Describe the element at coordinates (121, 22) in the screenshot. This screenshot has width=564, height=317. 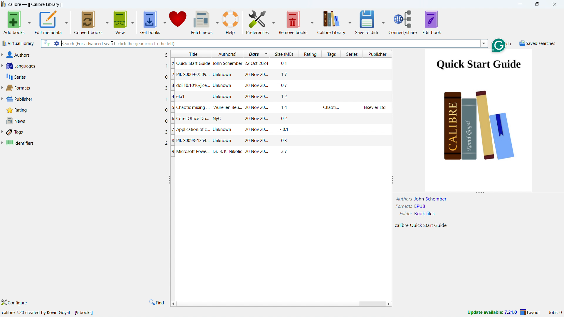
I see `view` at that location.